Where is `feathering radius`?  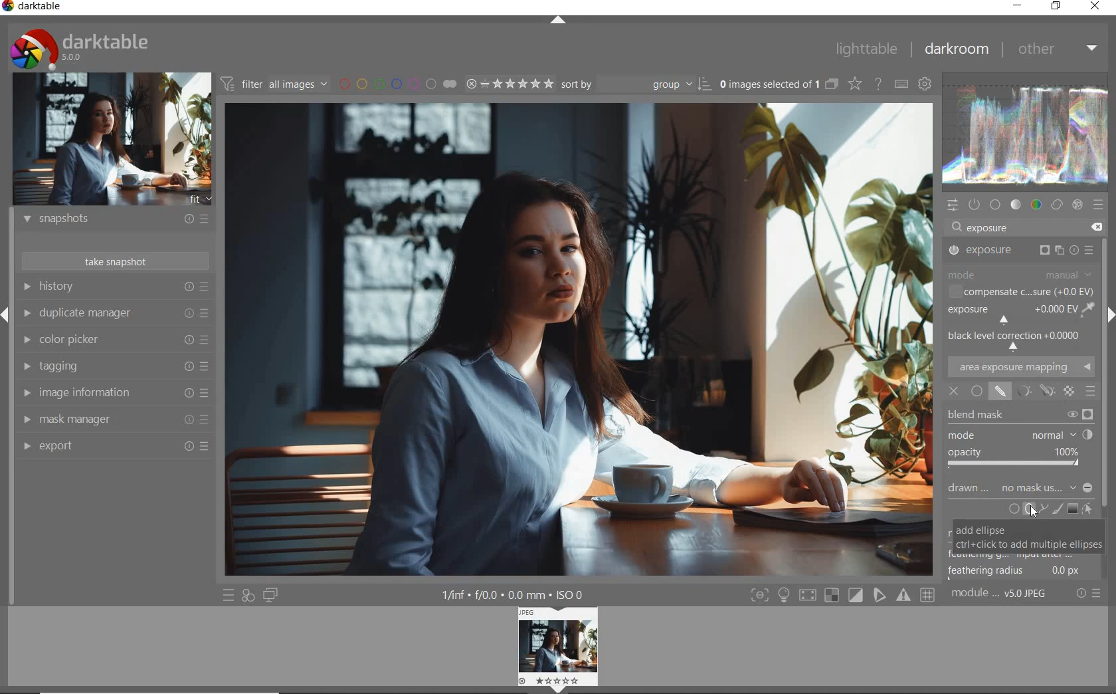 feathering radius is located at coordinates (1014, 571).